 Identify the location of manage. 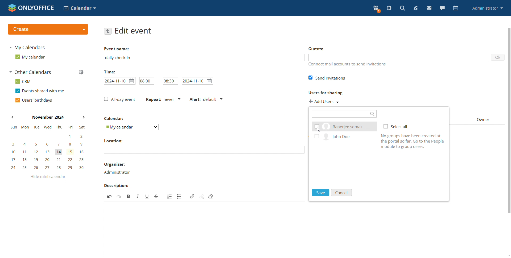
(81, 72).